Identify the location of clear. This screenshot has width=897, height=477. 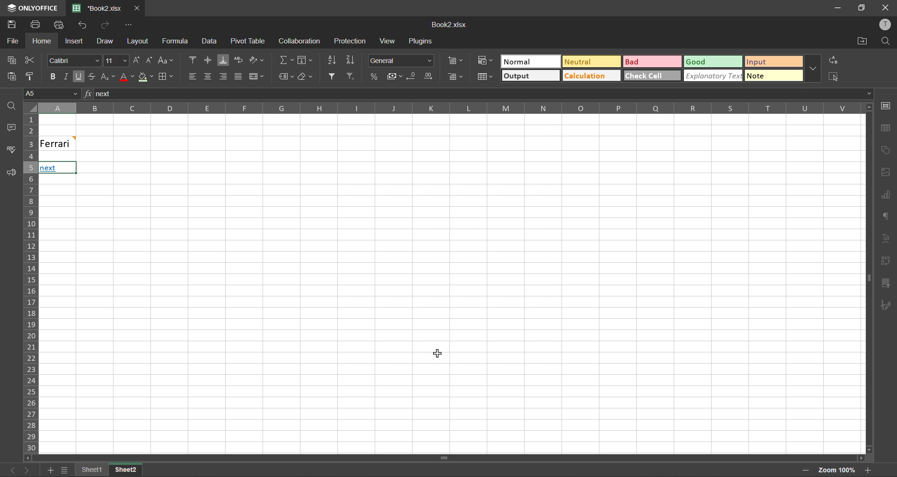
(306, 78).